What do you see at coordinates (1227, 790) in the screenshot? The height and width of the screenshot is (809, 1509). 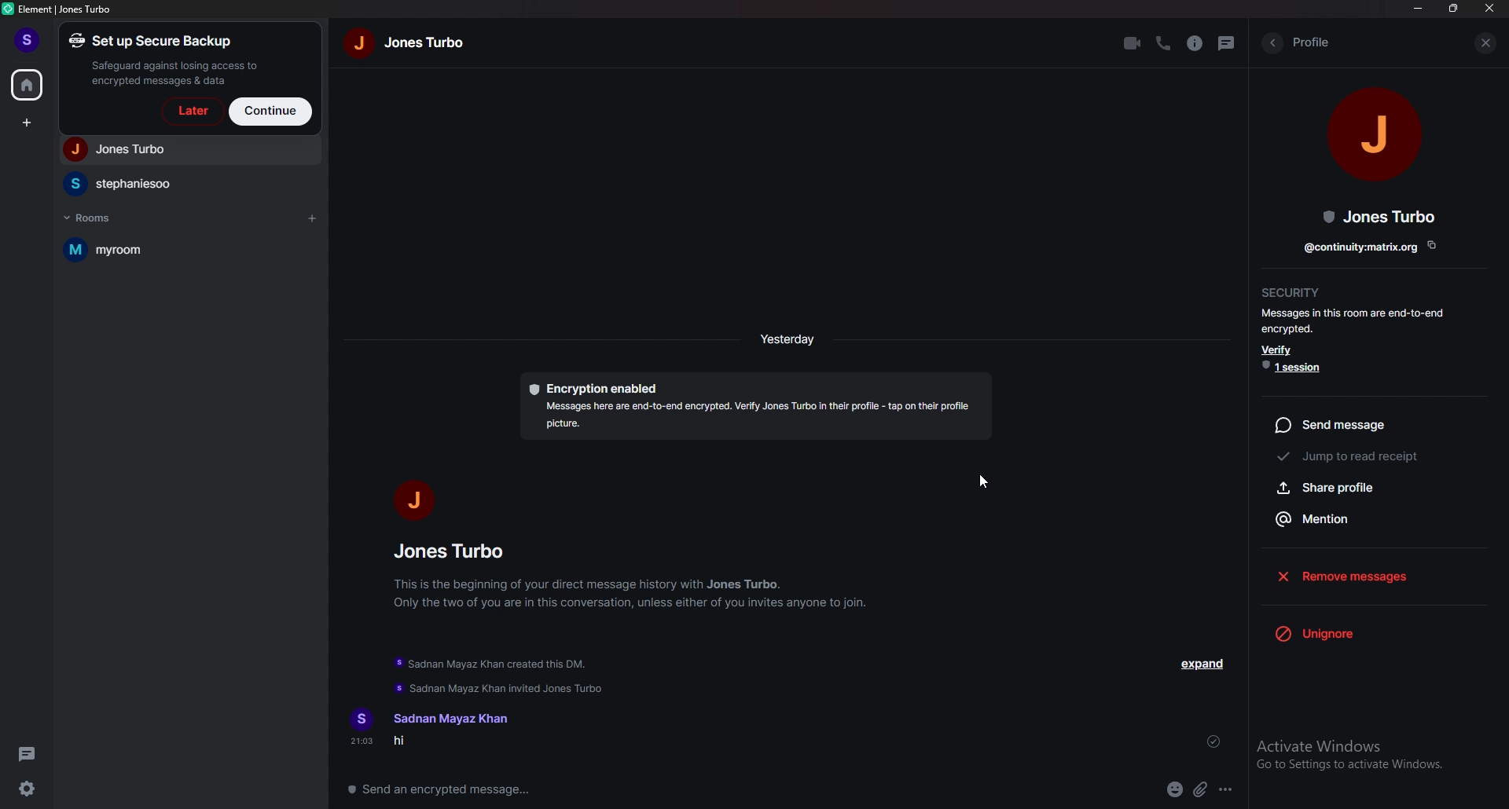 I see `options` at bounding box center [1227, 790].